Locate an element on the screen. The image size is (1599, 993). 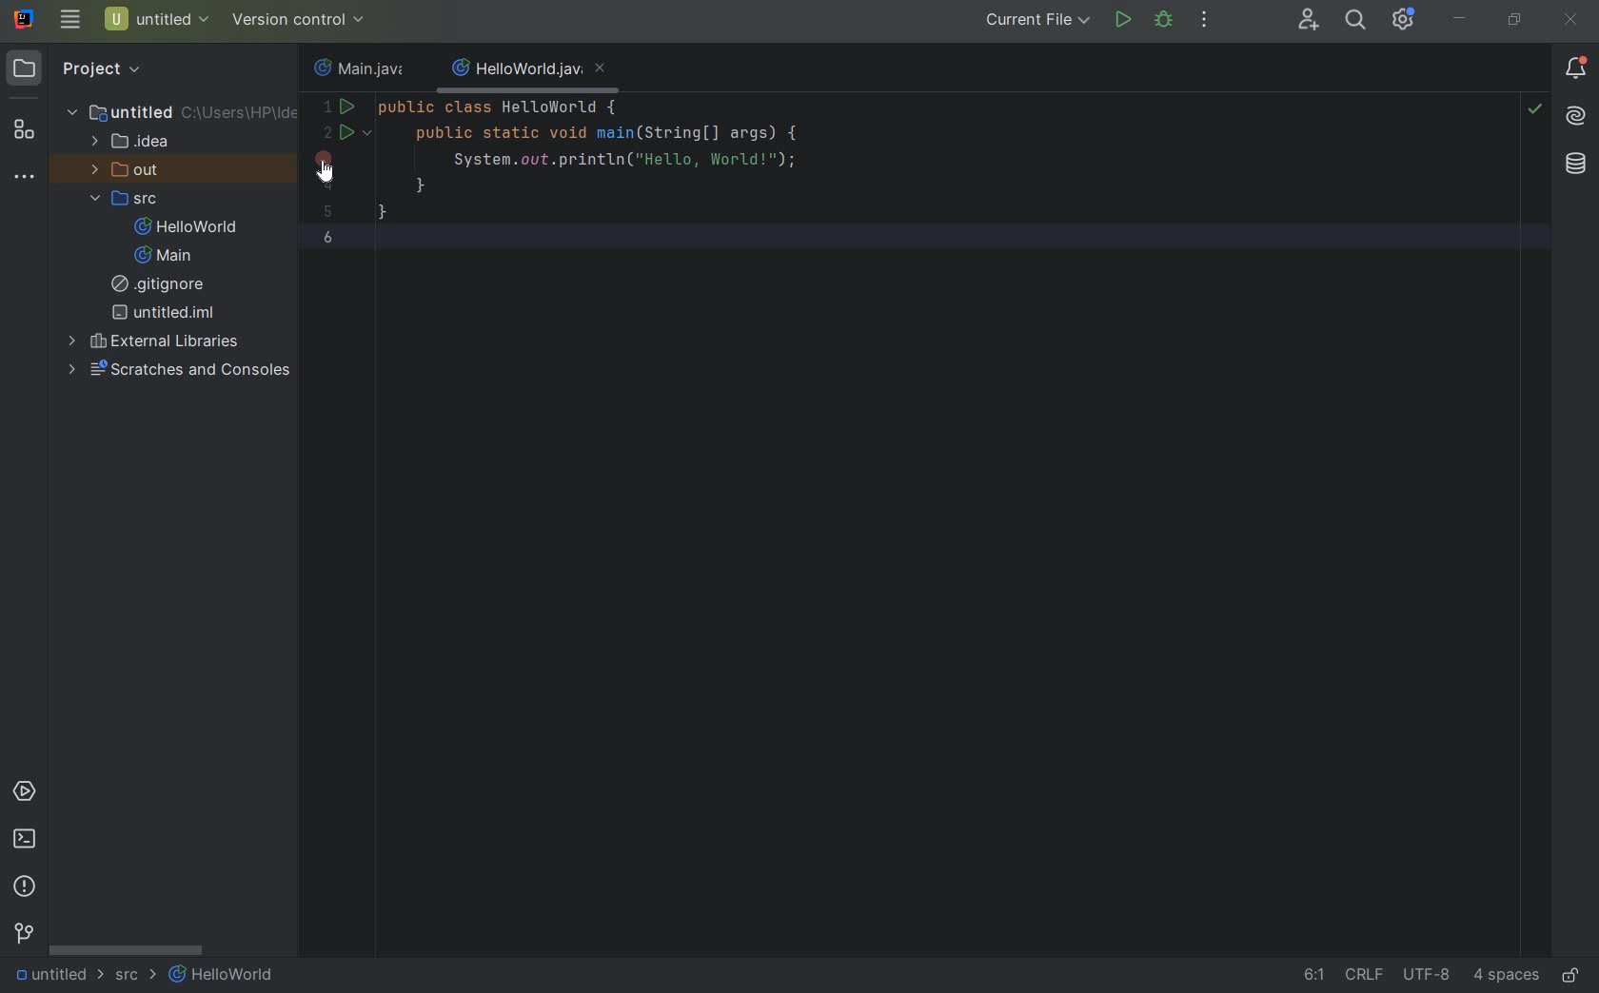
external libraries is located at coordinates (157, 341).